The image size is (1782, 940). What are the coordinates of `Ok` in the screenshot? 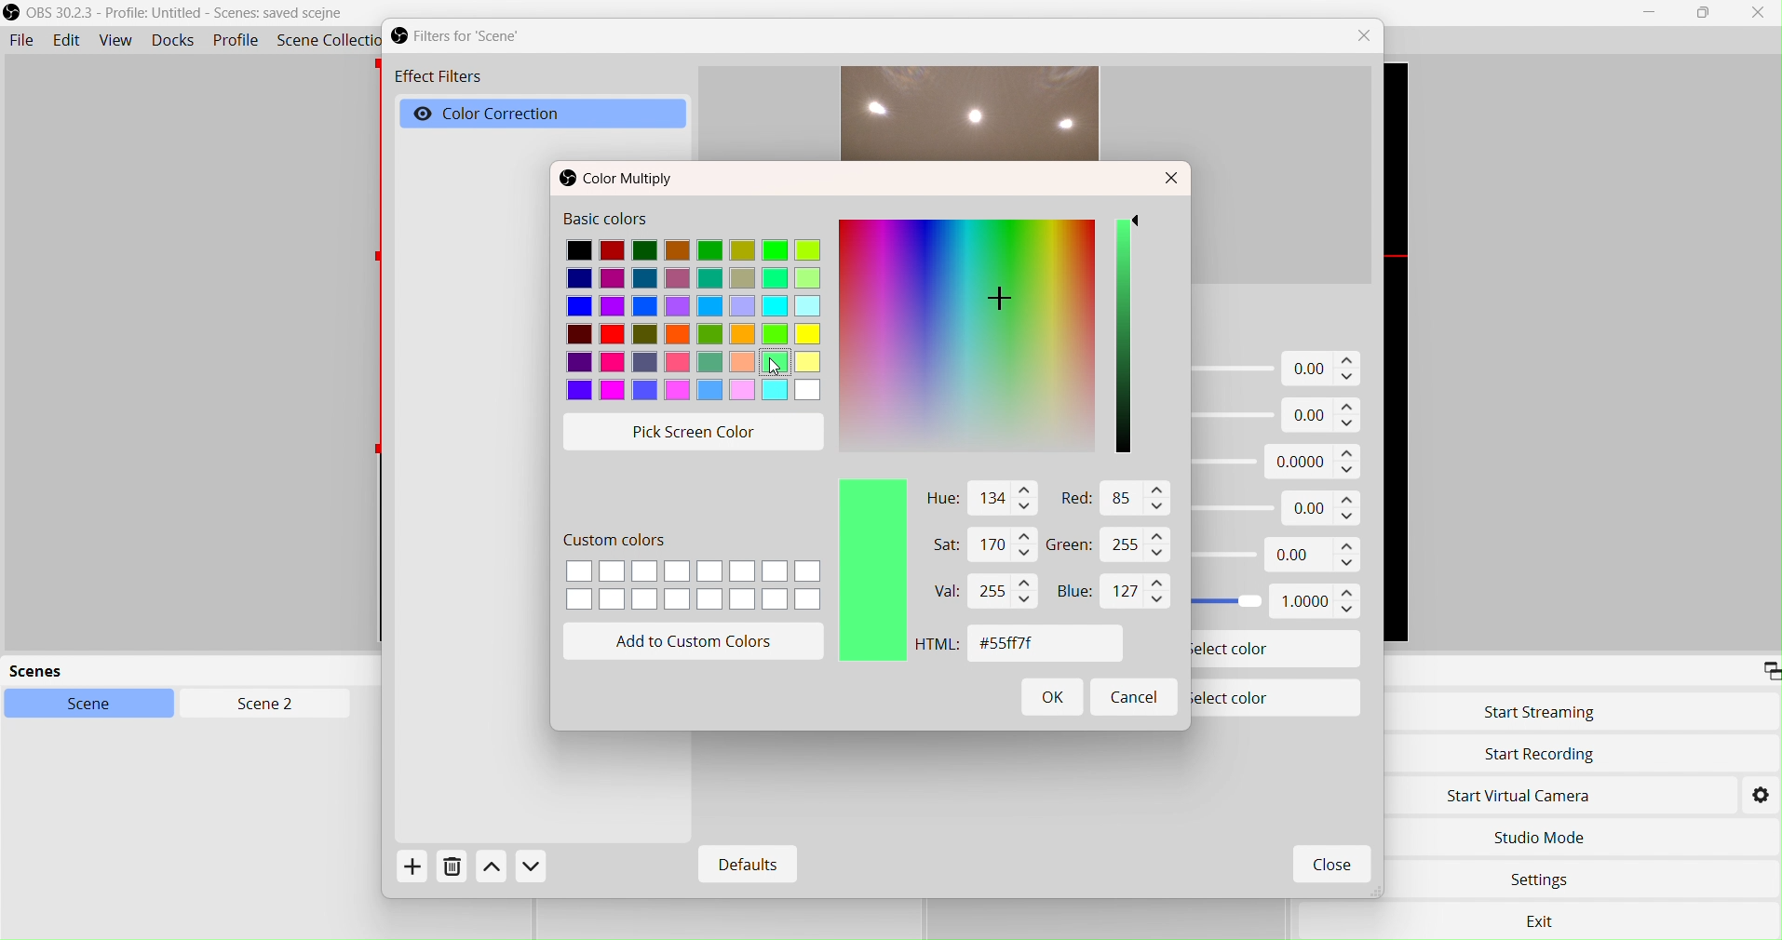 It's located at (1054, 701).